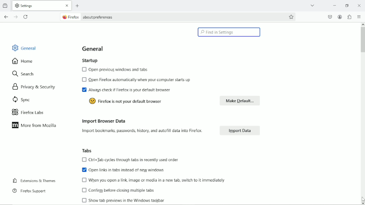  What do you see at coordinates (347, 5) in the screenshot?
I see `restore down` at bounding box center [347, 5].